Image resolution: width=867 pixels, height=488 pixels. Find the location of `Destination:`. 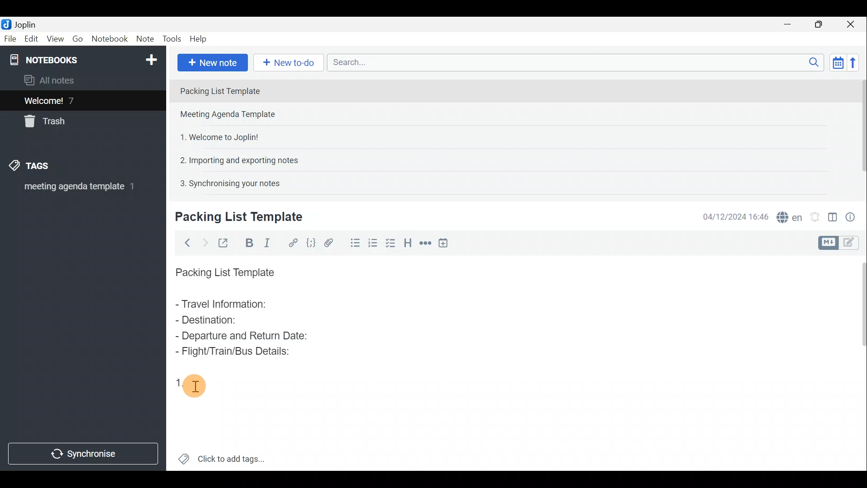

Destination: is located at coordinates (229, 321).